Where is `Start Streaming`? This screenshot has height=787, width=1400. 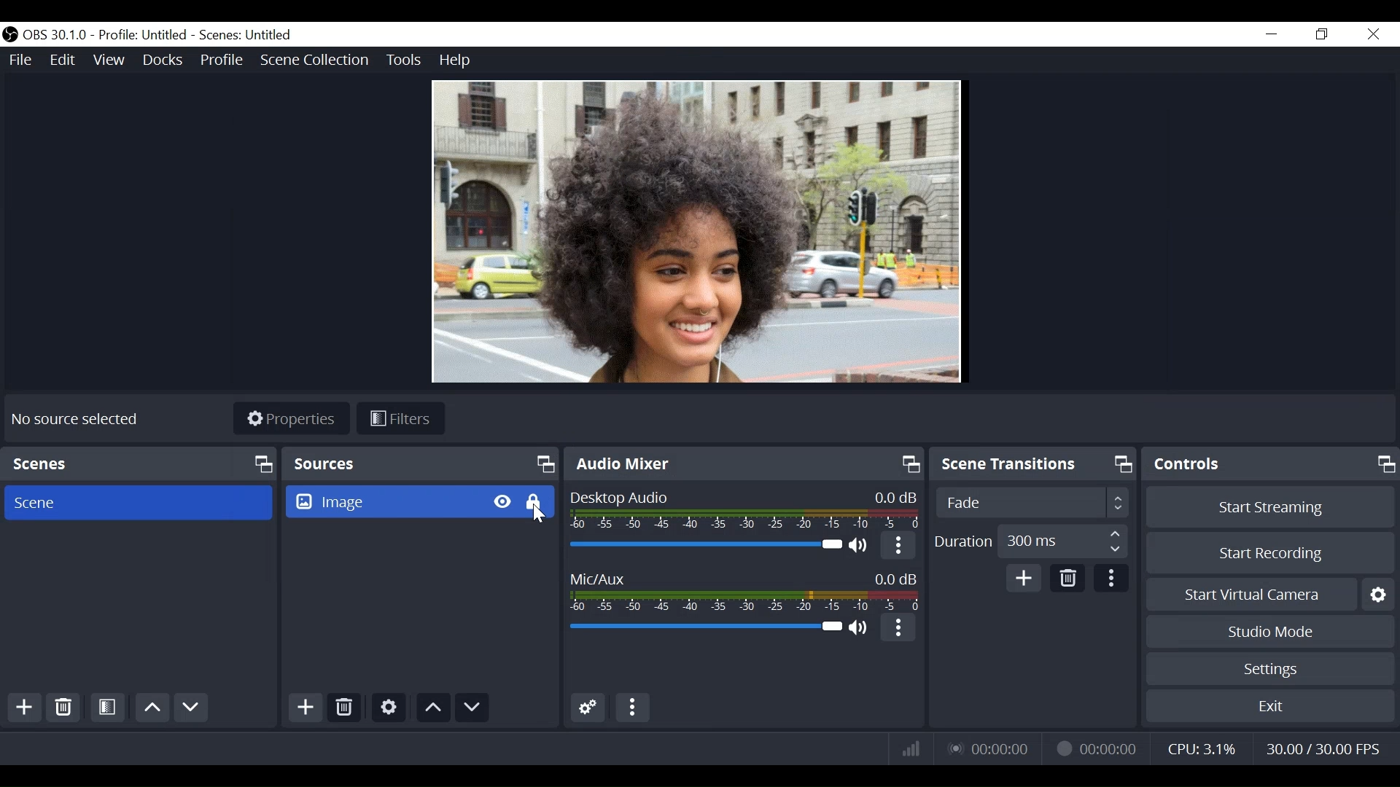
Start Streaming is located at coordinates (1270, 508).